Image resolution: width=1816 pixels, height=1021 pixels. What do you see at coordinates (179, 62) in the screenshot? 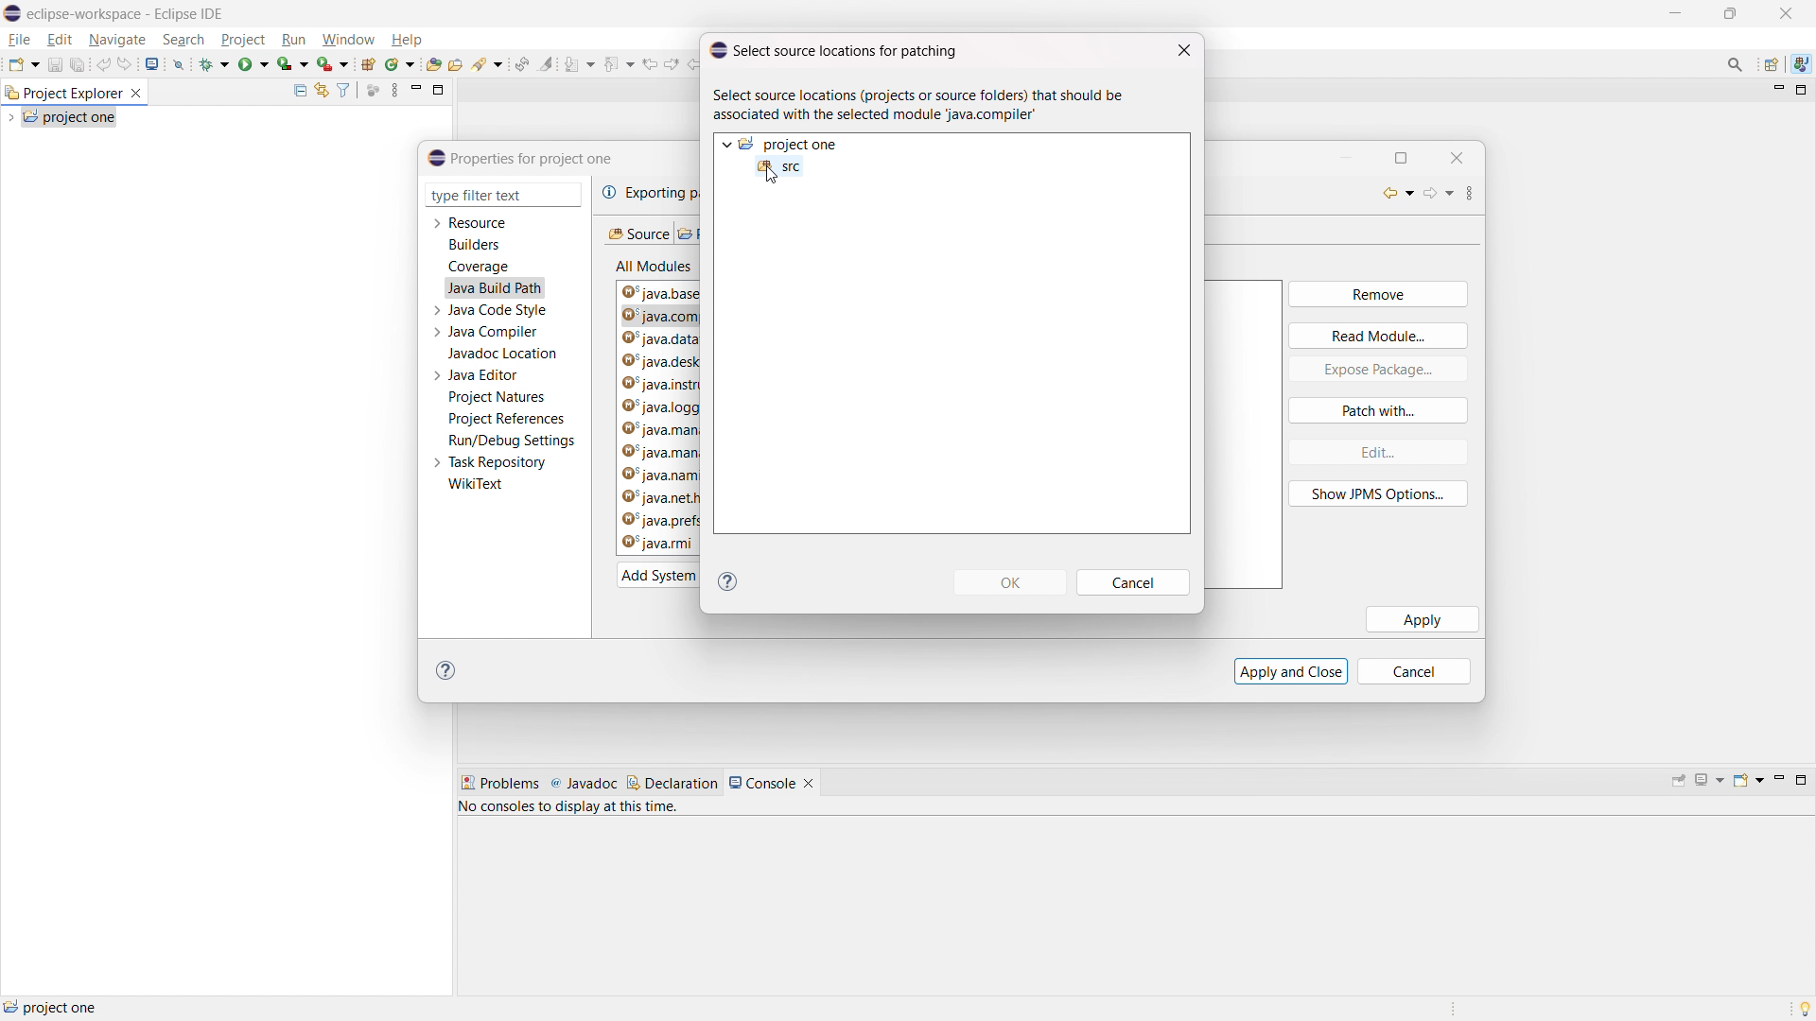
I see `skip all breakpoint` at bounding box center [179, 62].